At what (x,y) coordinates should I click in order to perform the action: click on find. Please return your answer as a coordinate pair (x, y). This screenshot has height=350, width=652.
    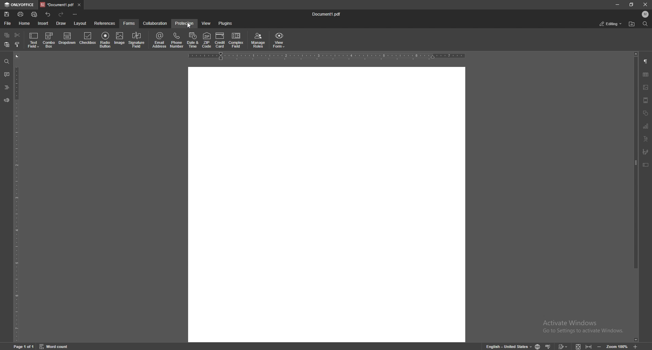
    Looking at the image, I should click on (7, 62).